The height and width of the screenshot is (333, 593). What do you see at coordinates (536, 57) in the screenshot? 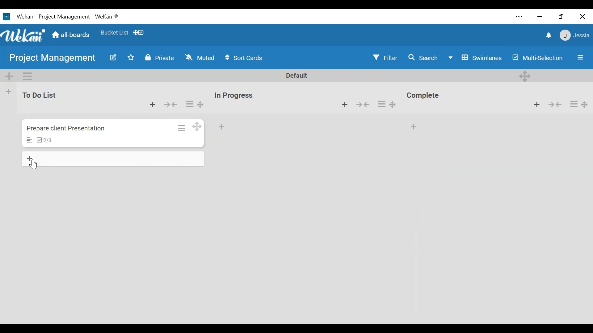
I see `Multi-selection` at bounding box center [536, 57].